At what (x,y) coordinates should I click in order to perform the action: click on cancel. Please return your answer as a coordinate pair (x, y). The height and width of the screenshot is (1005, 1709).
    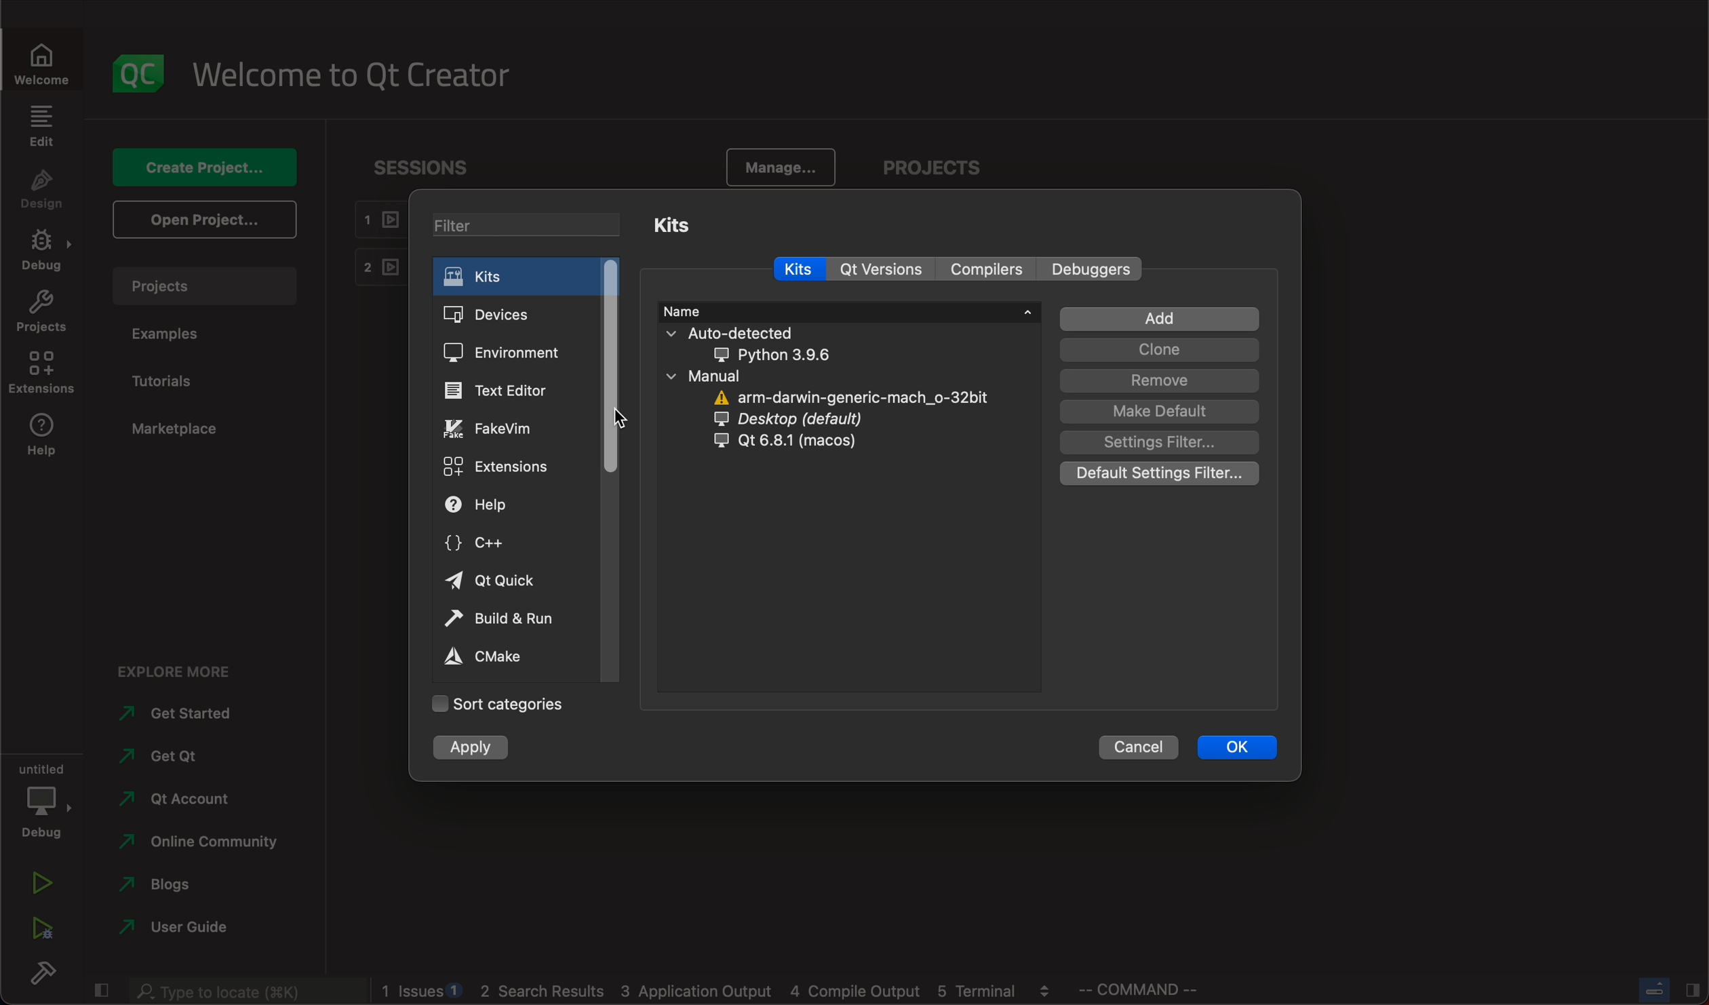
    Looking at the image, I should click on (1133, 749).